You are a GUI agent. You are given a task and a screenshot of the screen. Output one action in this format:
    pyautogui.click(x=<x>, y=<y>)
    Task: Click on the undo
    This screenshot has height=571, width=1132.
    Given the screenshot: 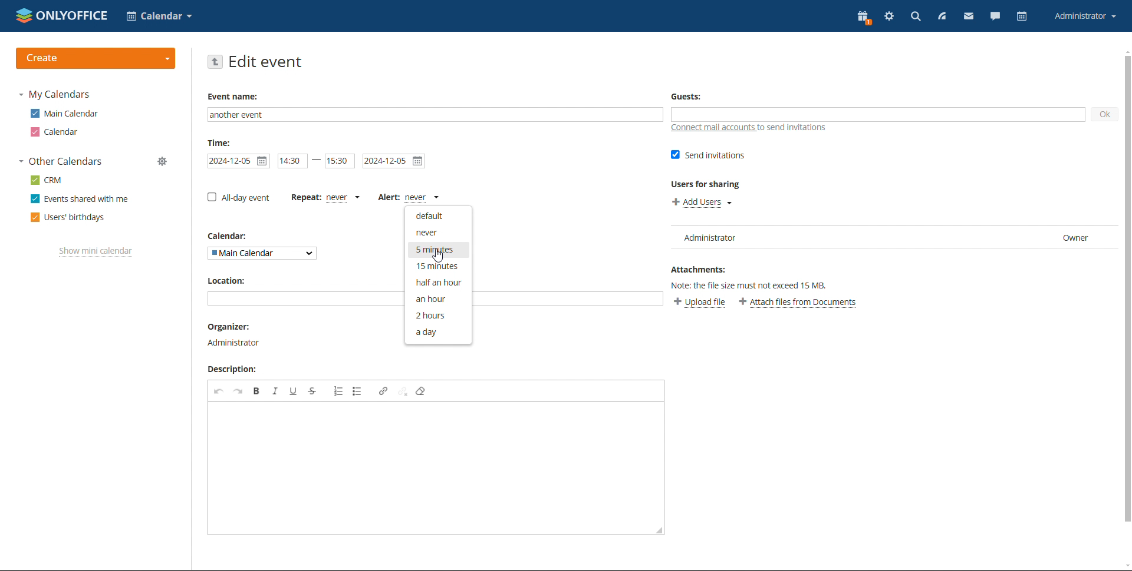 What is the action you would take?
    pyautogui.click(x=219, y=391)
    